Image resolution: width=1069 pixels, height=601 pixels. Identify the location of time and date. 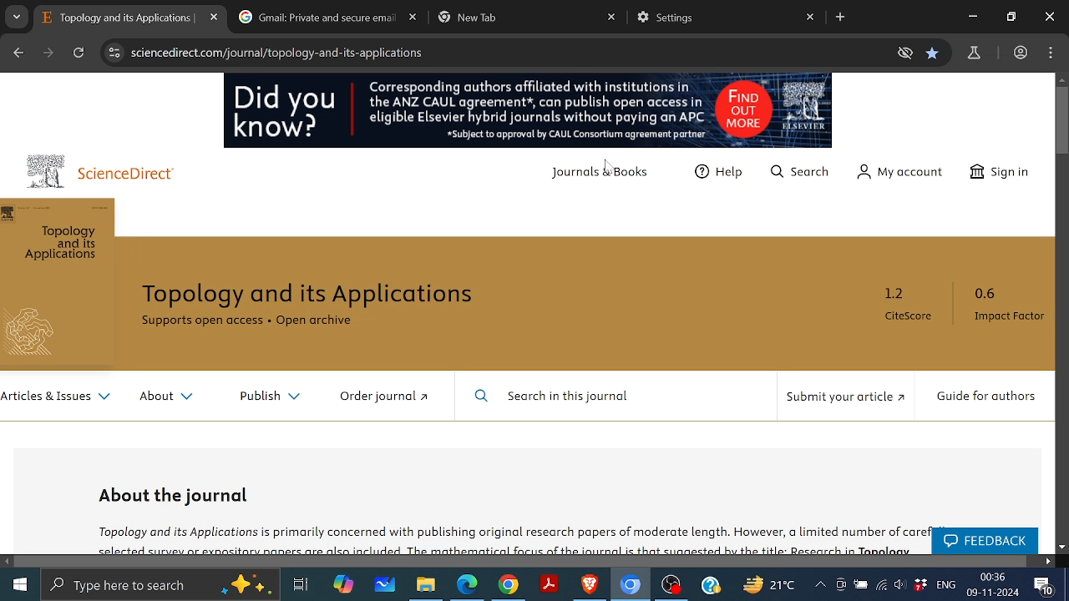
(994, 585).